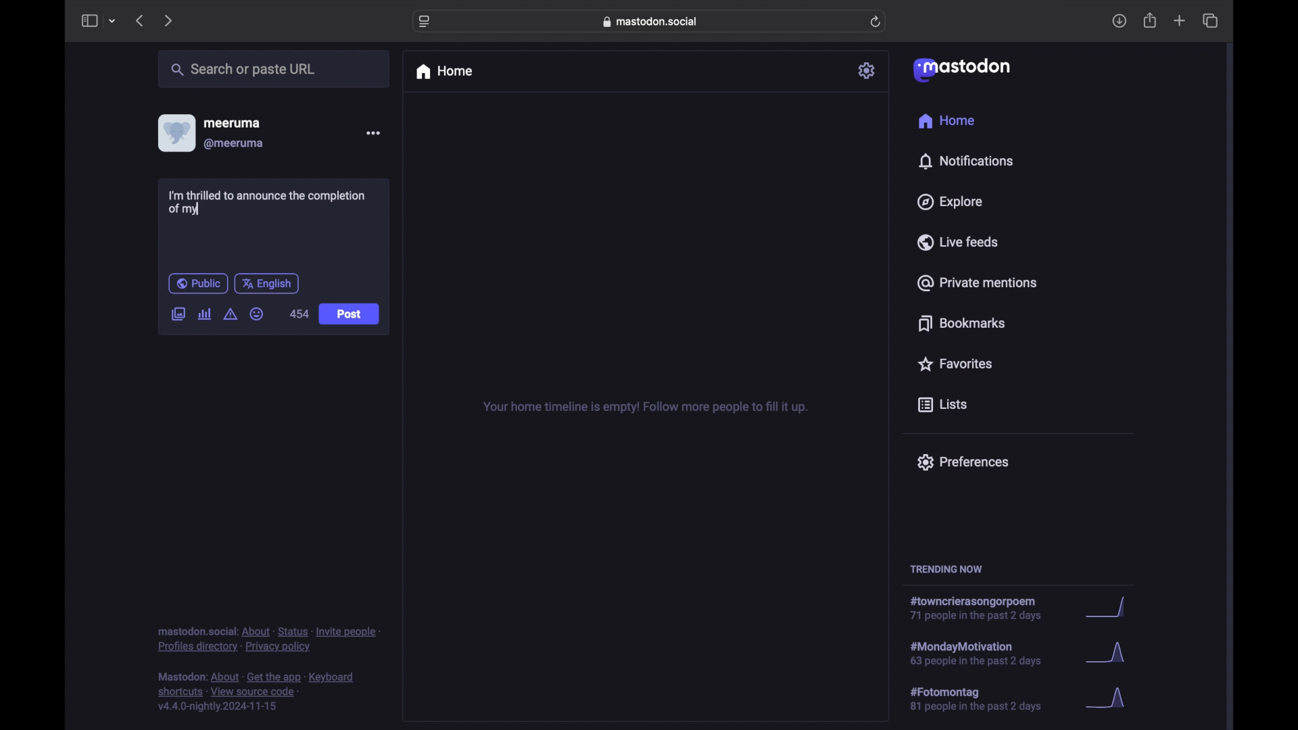 The width and height of the screenshot is (1298, 730). What do you see at coordinates (965, 162) in the screenshot?
I see `notifications` at bounding box center [965, 162].